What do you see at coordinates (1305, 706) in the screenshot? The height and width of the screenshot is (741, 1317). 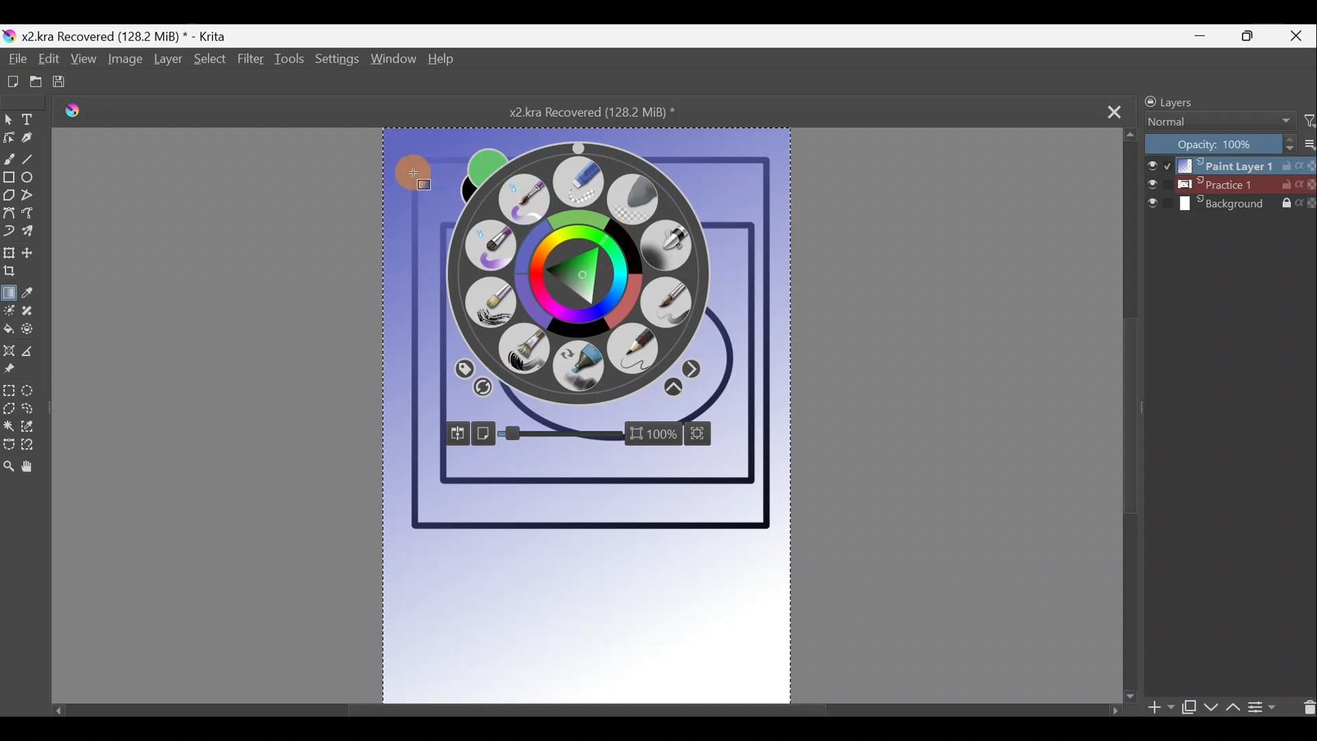 I see `Delete layer/mask` at bounding box center [1305, 706].